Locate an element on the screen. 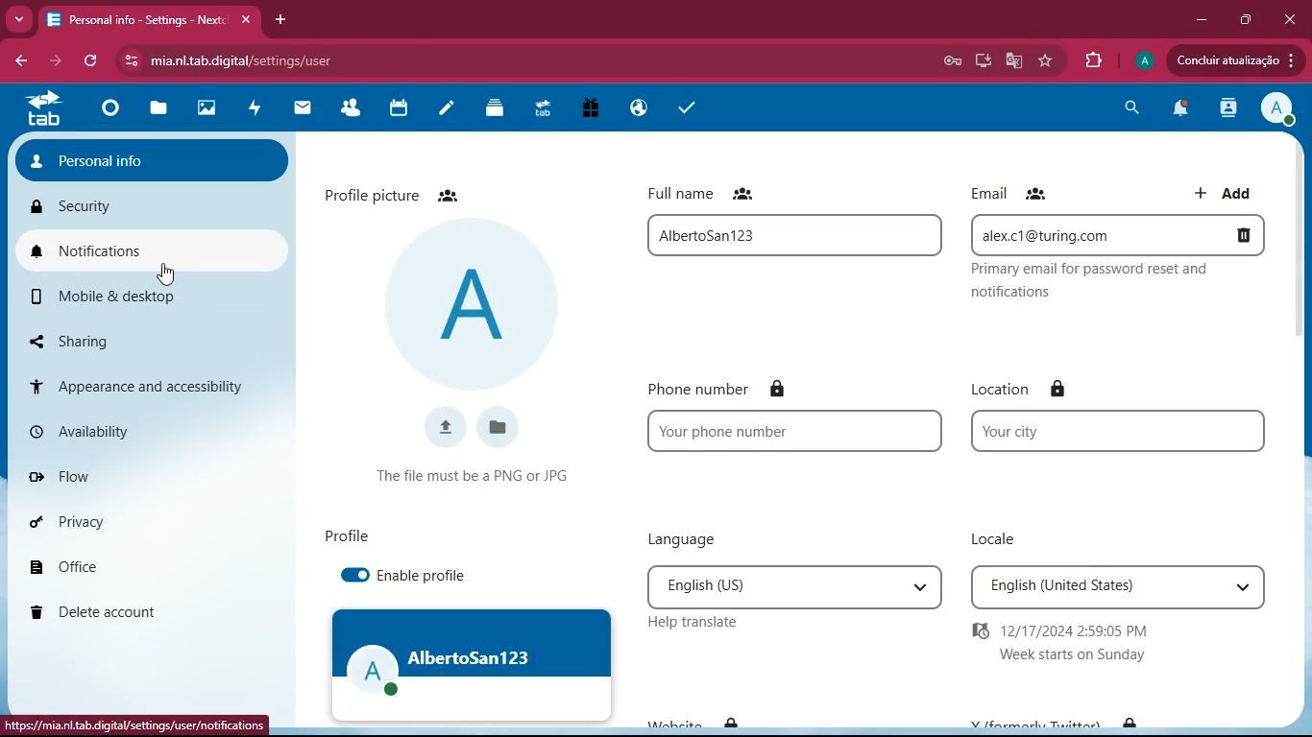  files is located at coordinates (498, 425).